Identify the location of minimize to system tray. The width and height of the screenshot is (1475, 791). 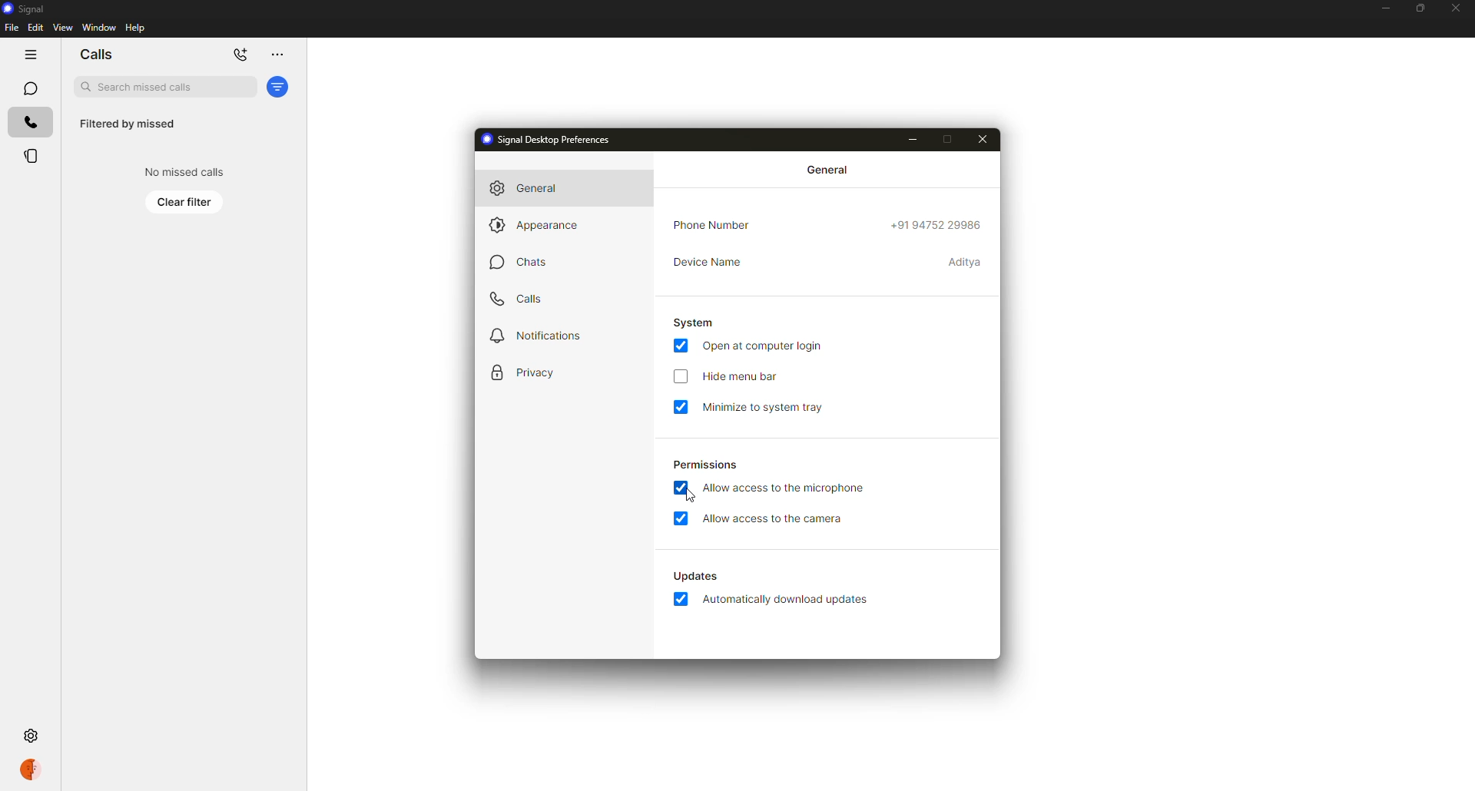
(768, 407).